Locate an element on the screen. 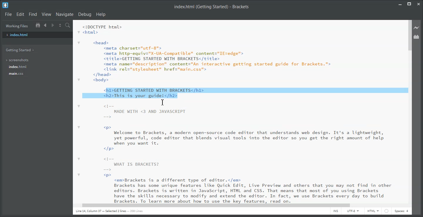 Image resolution: width=423 pixels, height=217 pixels. Navigate Forwards is located at coordinates (53, 25).